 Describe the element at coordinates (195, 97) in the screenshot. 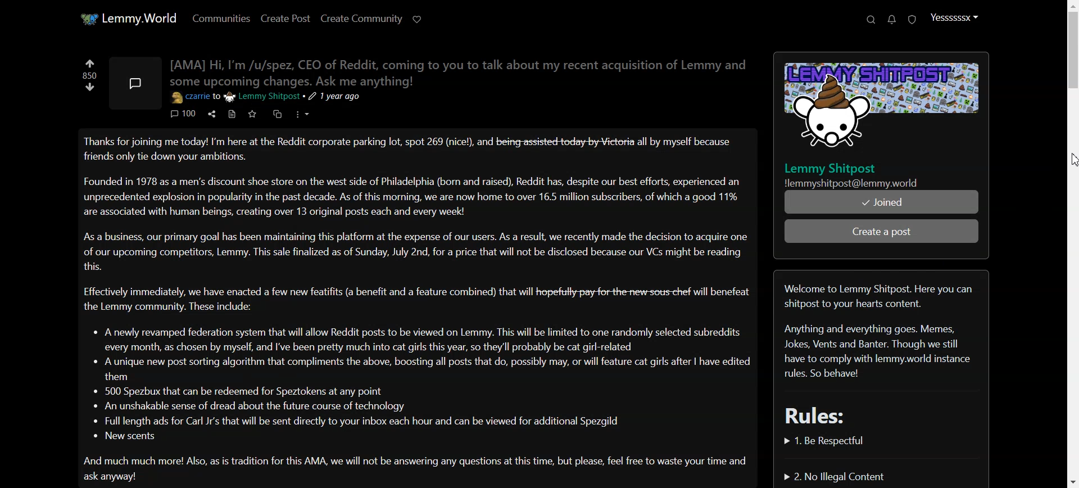

I see `czarrie to` at that location.